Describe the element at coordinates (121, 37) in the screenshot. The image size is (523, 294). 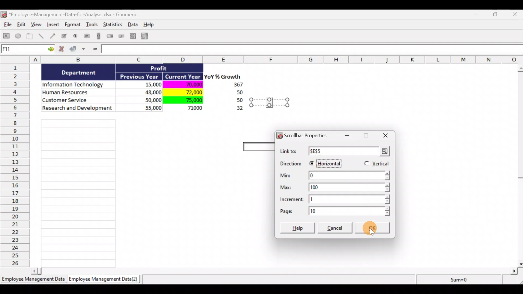
I see `Create a slider` at that location.